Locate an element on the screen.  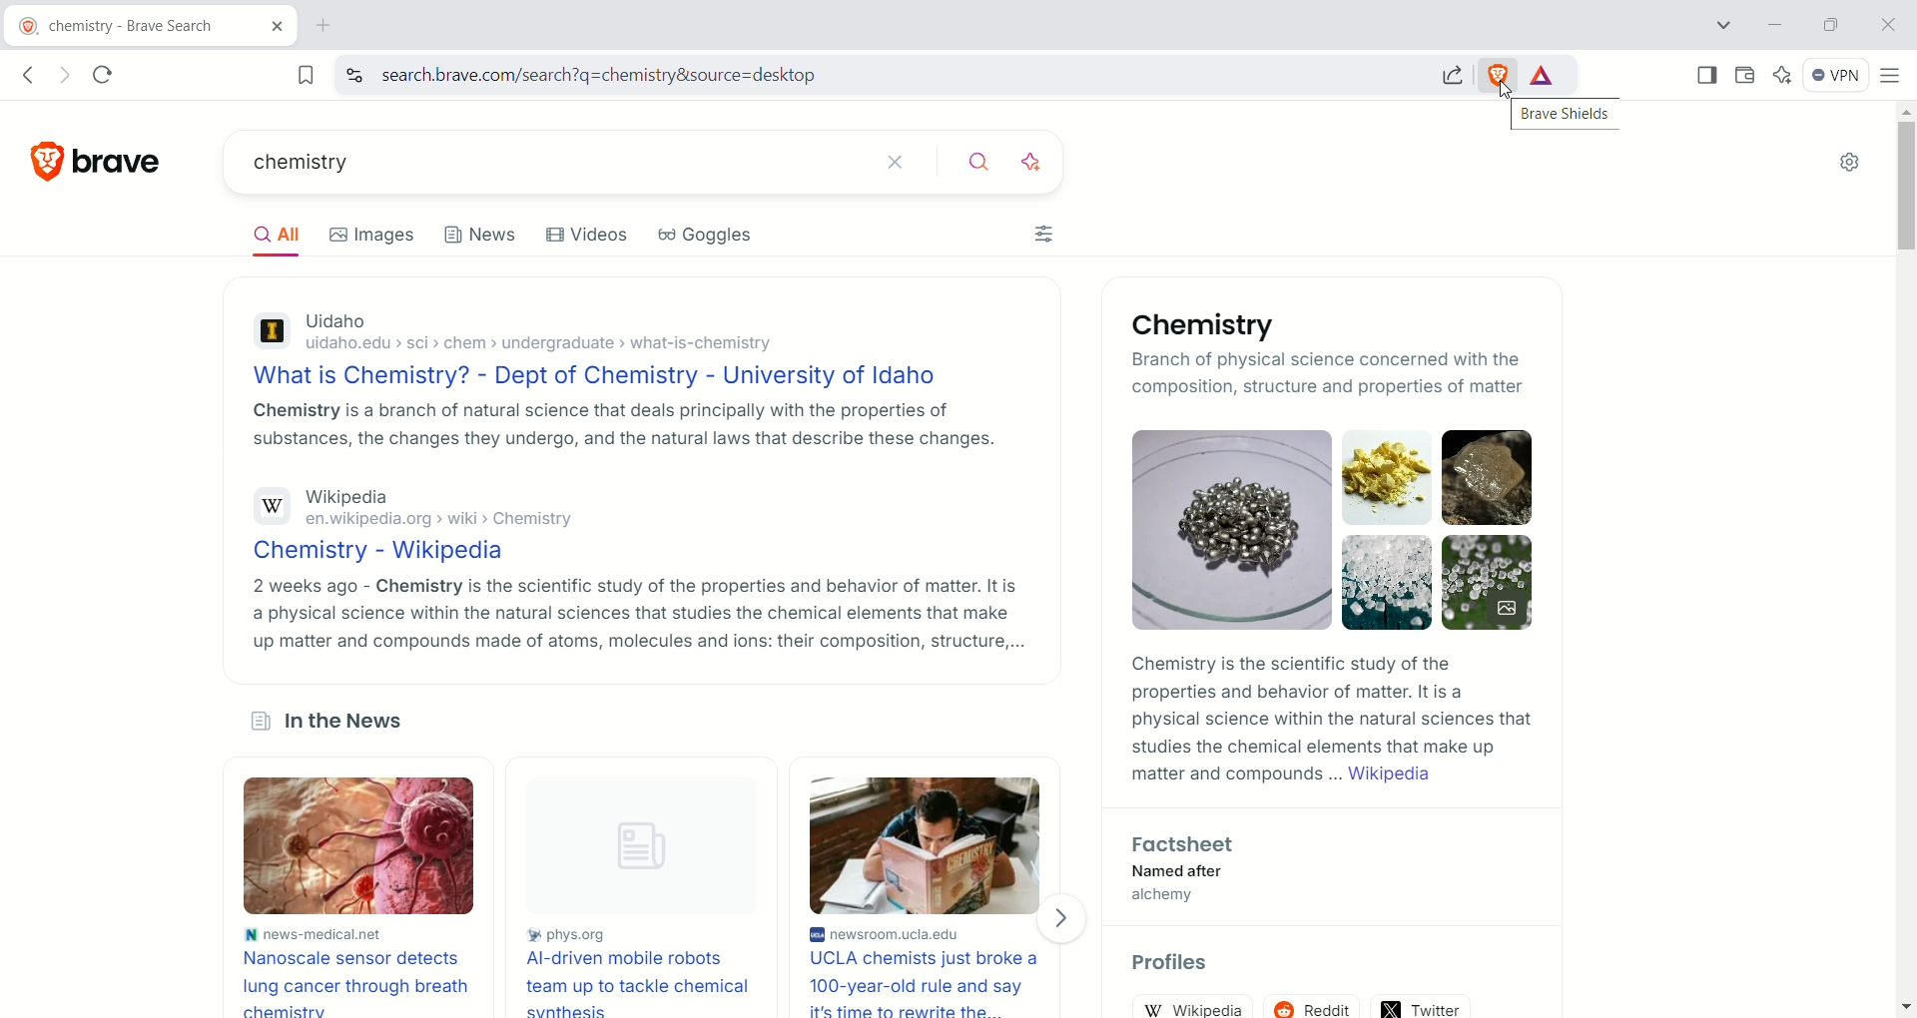
nanoscale sensor detects lung cancer through breath chemistry is located at coordinates (360, 981).